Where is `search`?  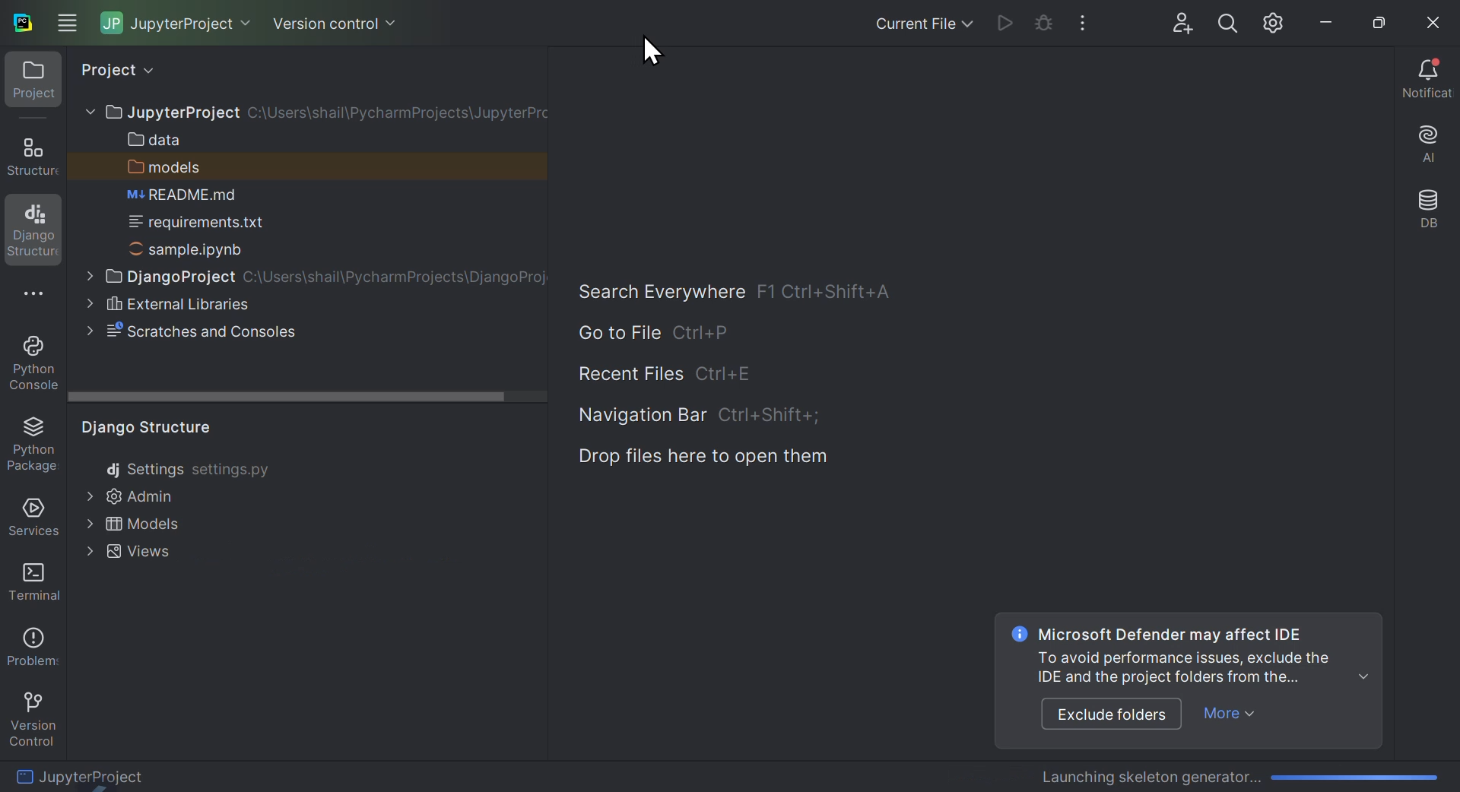 search is located at coordinates (1229, 24).